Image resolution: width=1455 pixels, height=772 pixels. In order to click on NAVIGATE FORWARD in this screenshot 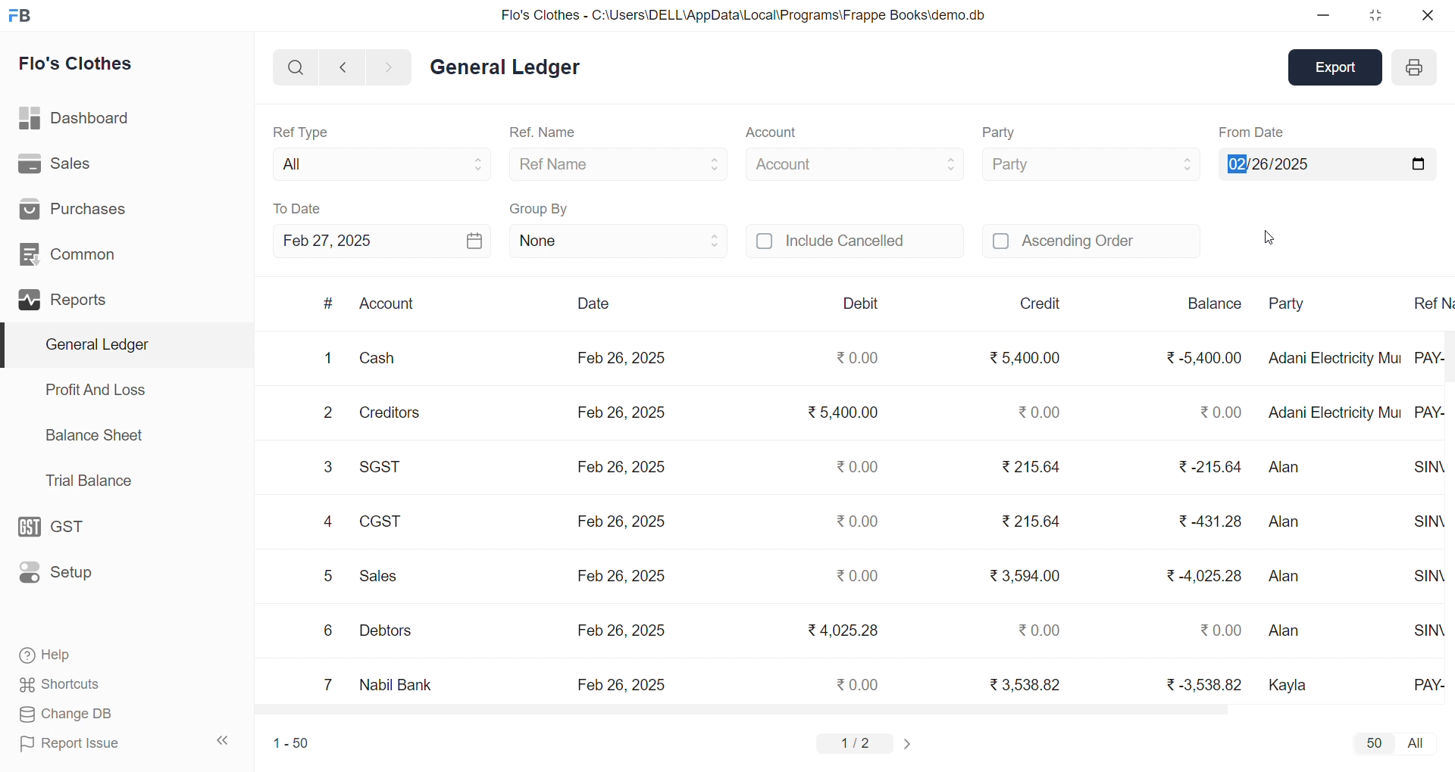, I will do `click(395, 66)`.